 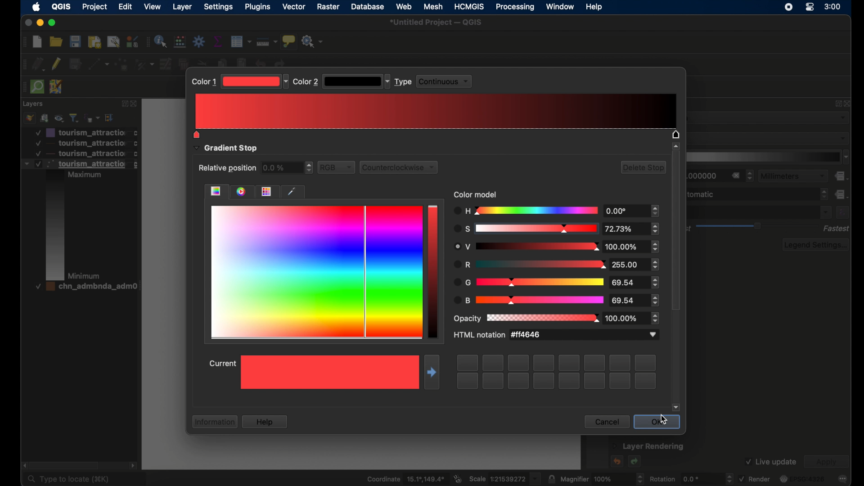 I want to click on undo, so click(x=616, y=461).